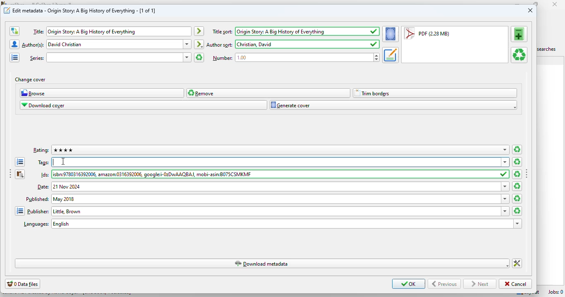  Describe the element at coordinates (390, 34) in the screenshot. I see `set the cover for the book from the current format` at that location.